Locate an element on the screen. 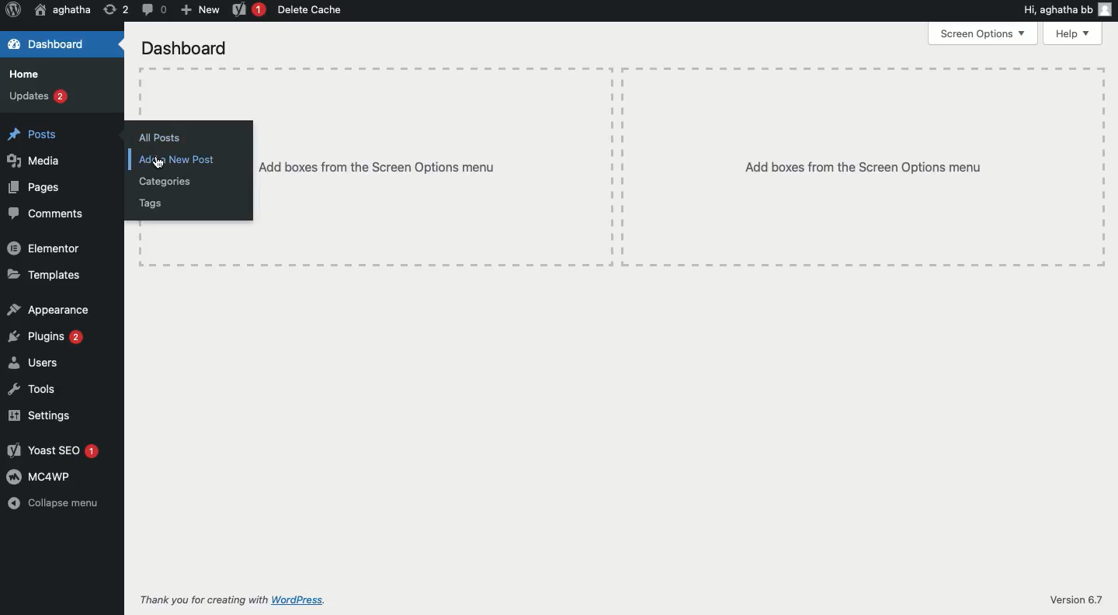  Add boxes from the Screen Options menu is located at coordinates (862, 168).